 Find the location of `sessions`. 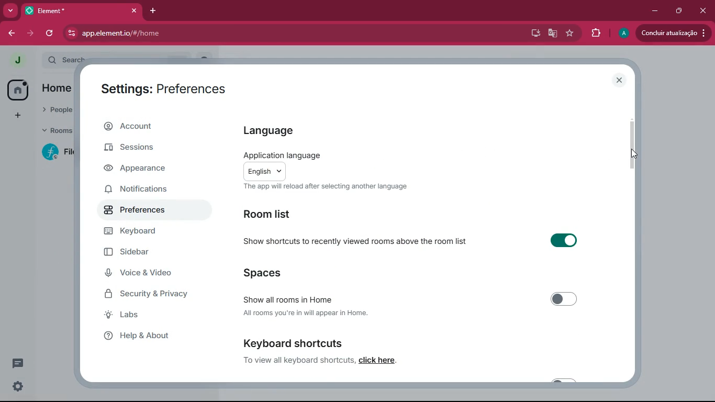

sessions is located at coordinates (142, 149).